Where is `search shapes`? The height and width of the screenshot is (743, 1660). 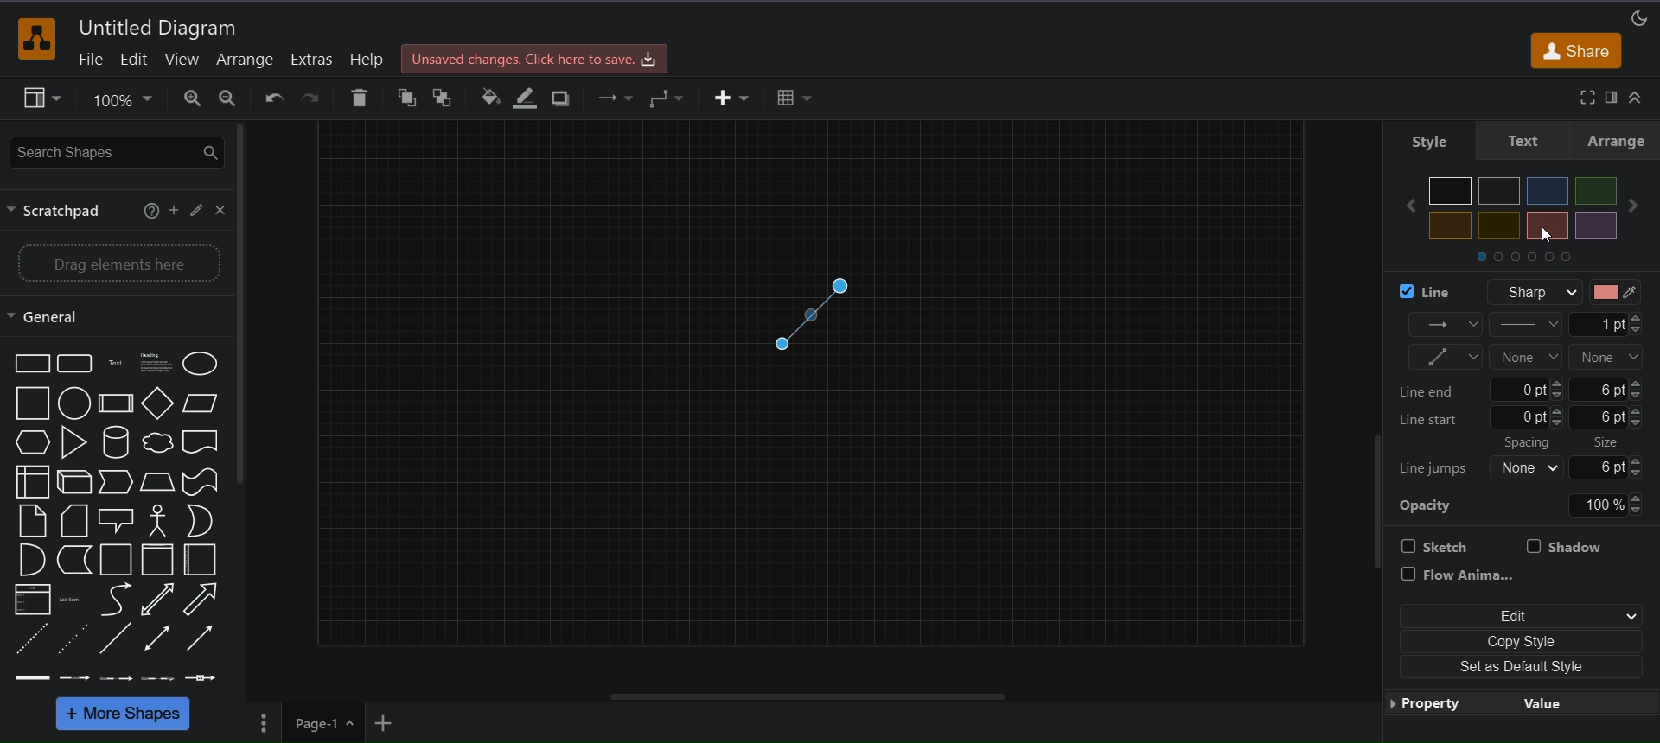 search shapes is located at coordinates (117, 152).